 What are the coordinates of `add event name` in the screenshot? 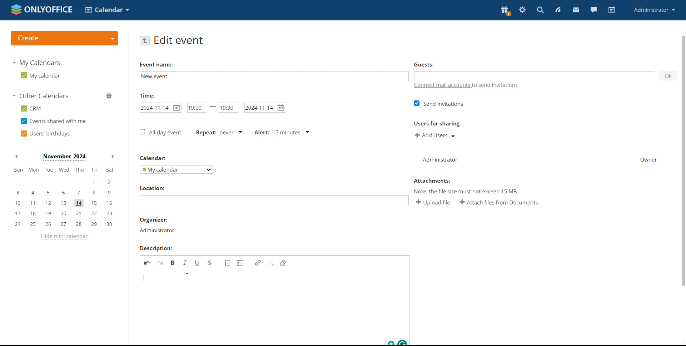 It's located at (274, 76).